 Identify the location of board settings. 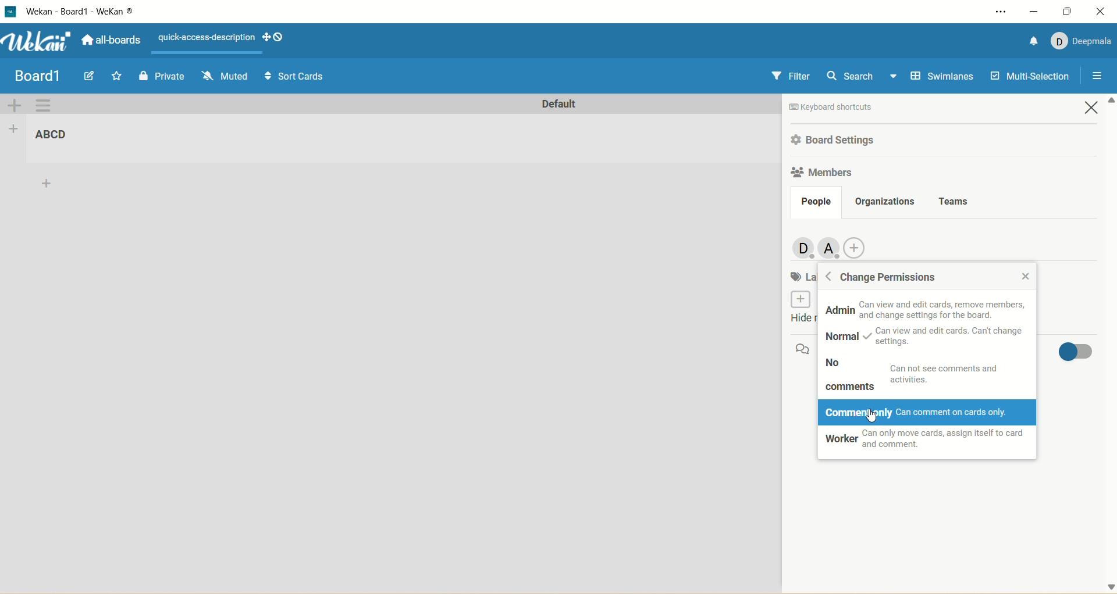
(837, 139).